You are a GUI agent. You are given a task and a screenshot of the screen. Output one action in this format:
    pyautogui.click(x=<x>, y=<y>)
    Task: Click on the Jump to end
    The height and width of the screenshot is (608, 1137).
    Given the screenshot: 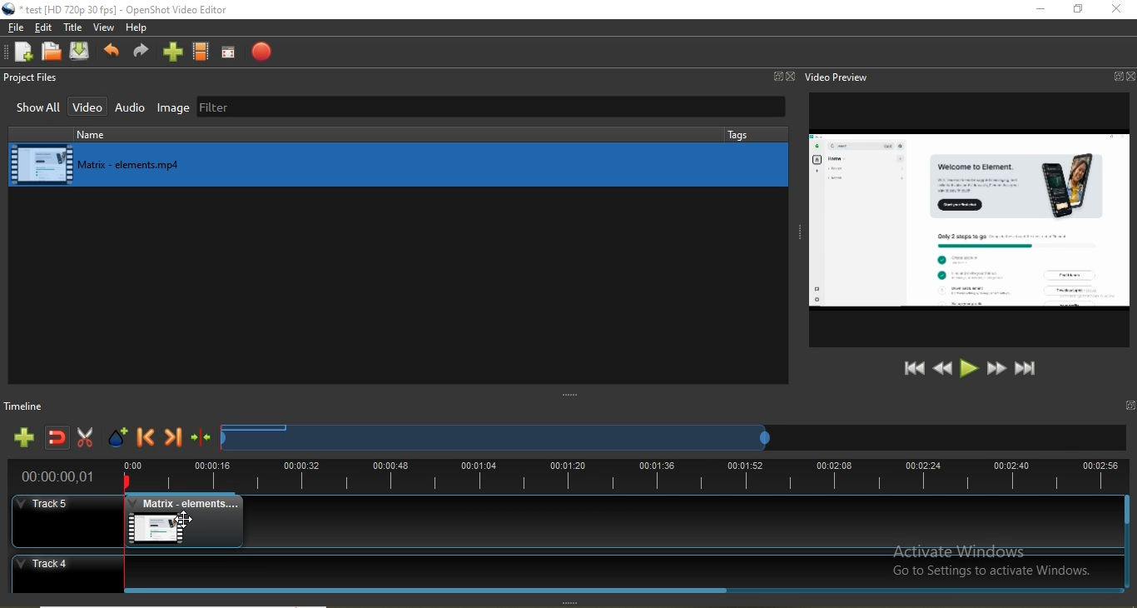 What is the action you would take?
    pyautogui.click(x=1026, y=370)
    